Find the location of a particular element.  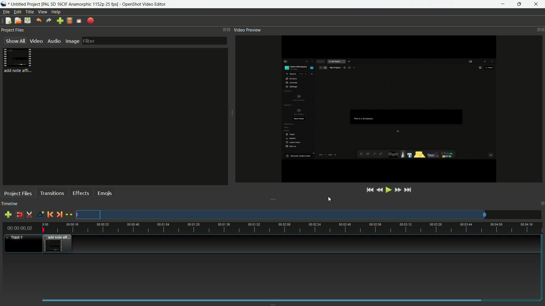

close timeline is located at coordinates (542, 203).